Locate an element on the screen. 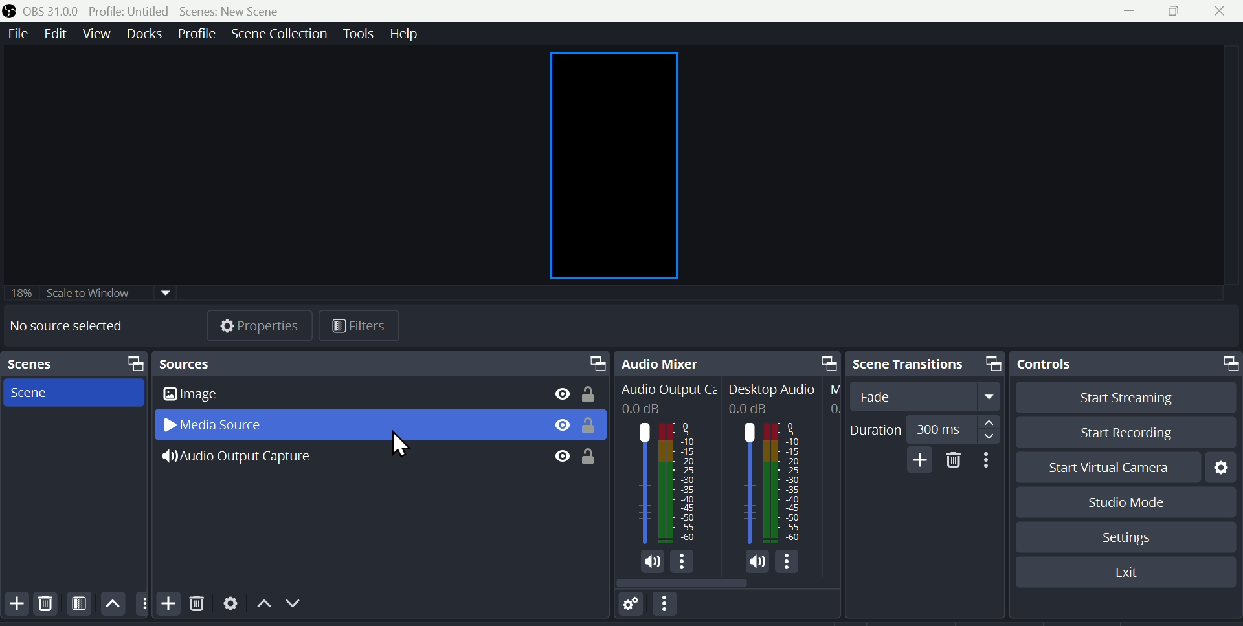 This screenshot has width=1243, height=626. maximise is located at coordinates (1176, 12).